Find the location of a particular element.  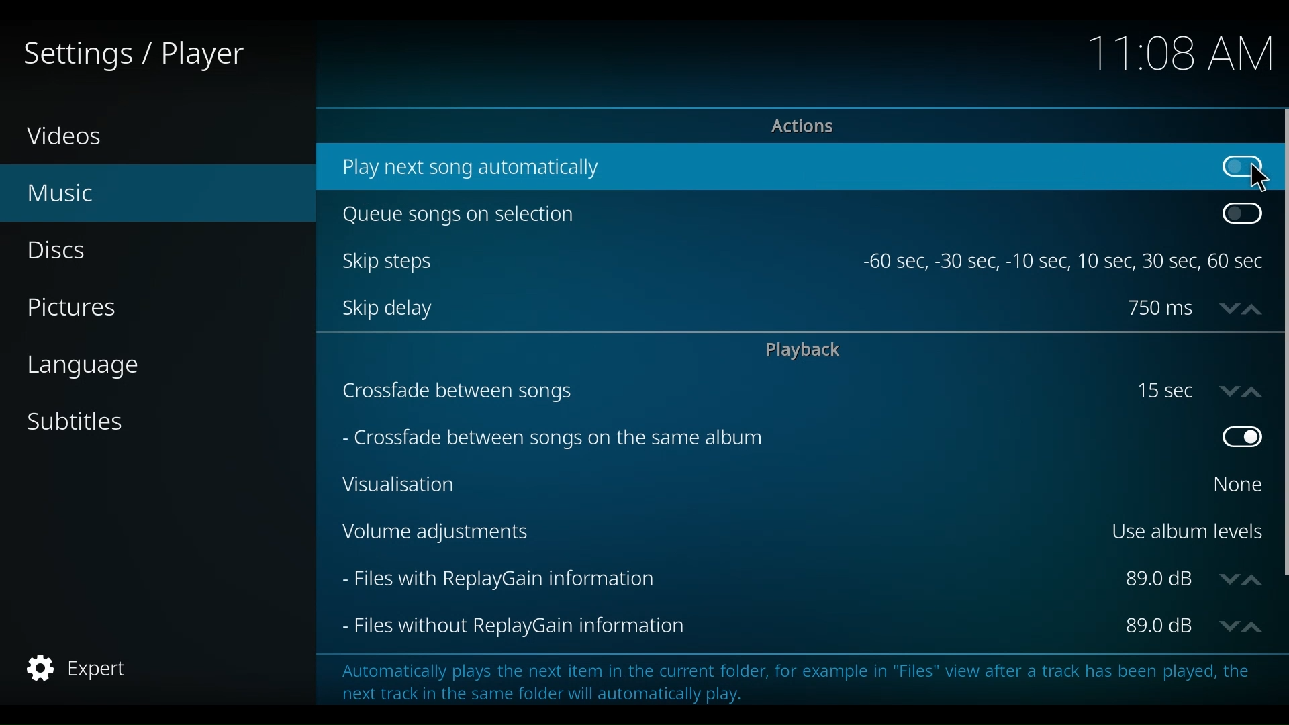

Automatically plays the next item in the current folder, for example in "Files" view after a track has been played, thenext track in the same folder will automatically play is located at coordinates (786, 678).